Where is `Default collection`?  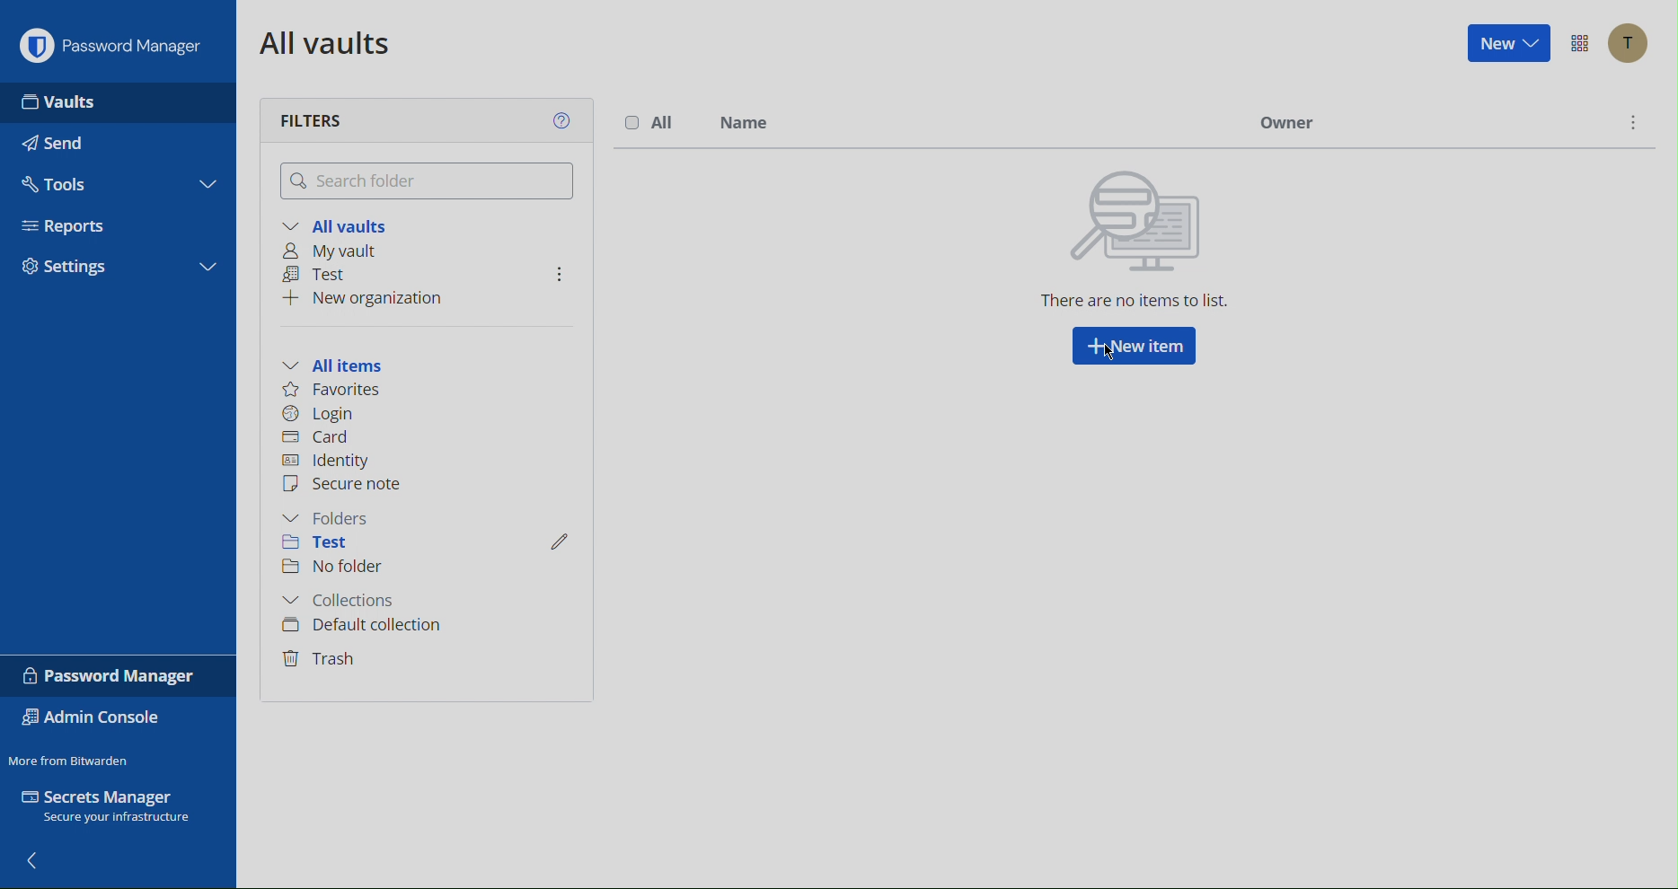 Default collection is located at coordinates (361, 627).